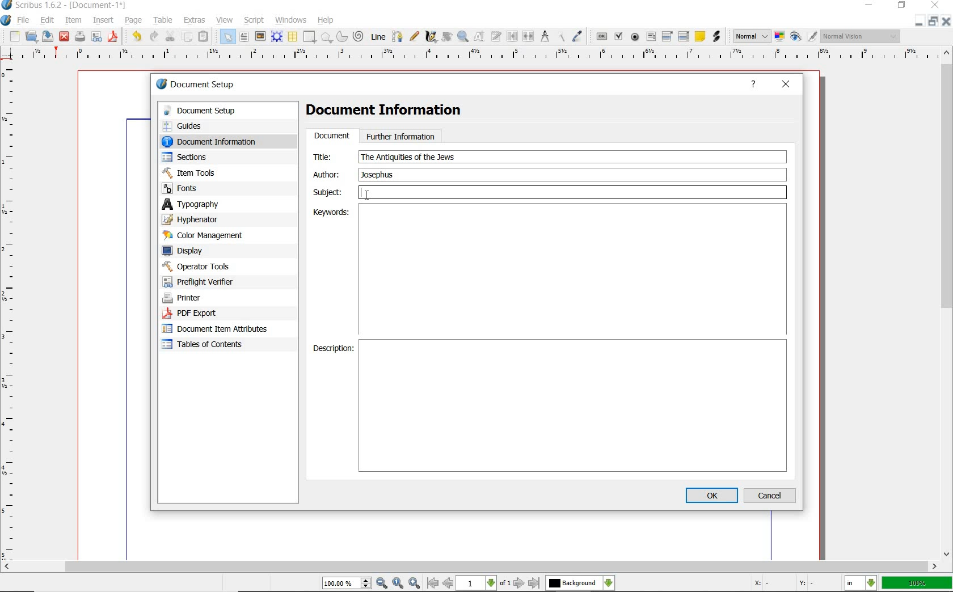 This screenshot has height=592, width=953. What do you see at coordinates (209, 298) in the screenshot?
I see `printer` at bounding box center [209, 298].